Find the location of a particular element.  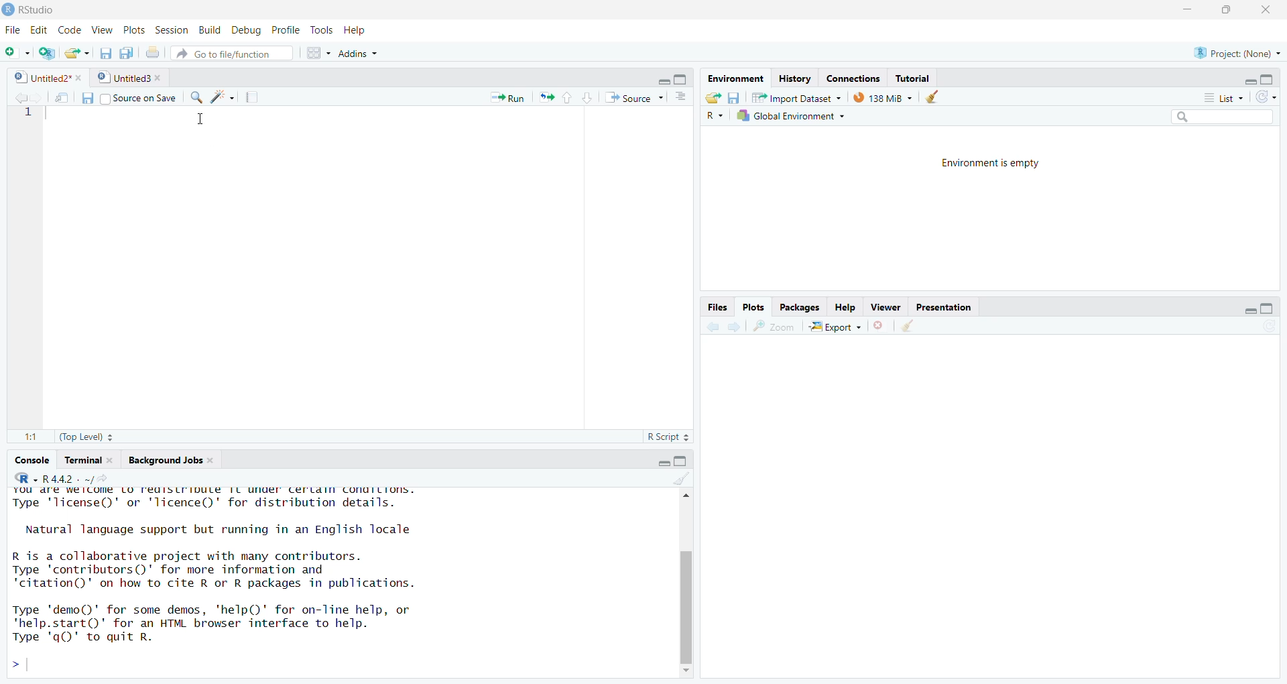

 is located at coordinates (63, 97).